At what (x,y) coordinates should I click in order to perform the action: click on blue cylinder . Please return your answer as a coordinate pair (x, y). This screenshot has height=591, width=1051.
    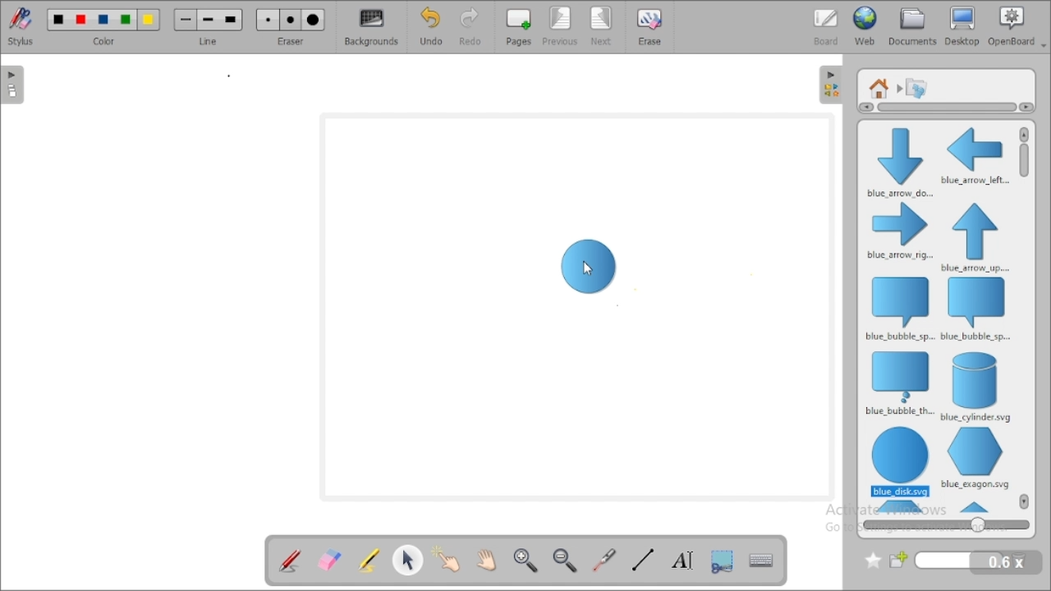
    Looking at the image, I should click on (977, 387).